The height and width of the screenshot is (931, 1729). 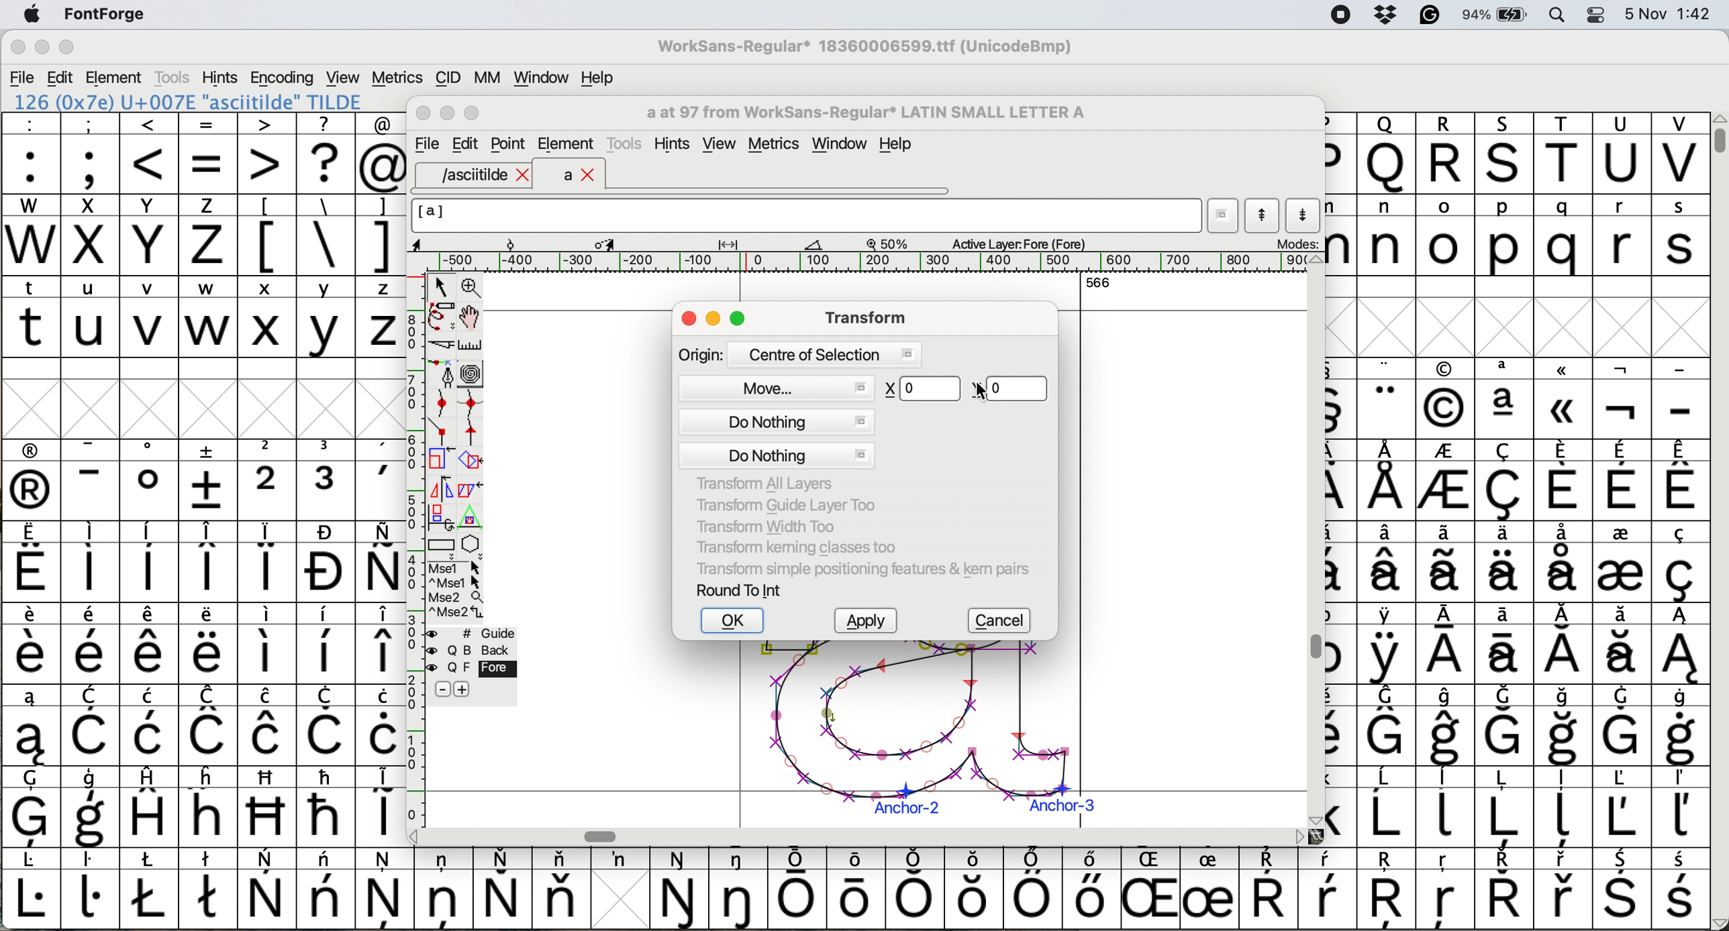 I want to click on symbol, so click(x=385, y=887).